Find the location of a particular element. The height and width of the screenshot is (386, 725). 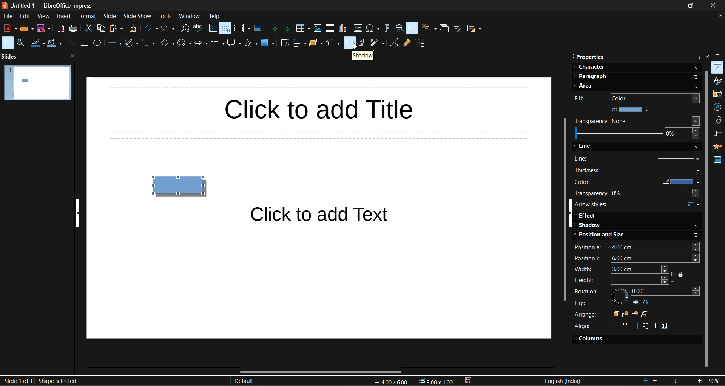

cut is located at coordinates (90, 28).